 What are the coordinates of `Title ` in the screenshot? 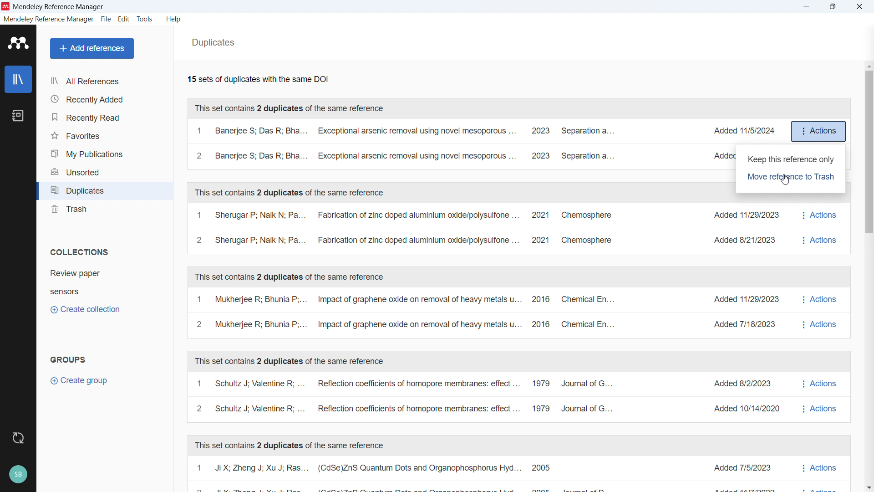 It's located at (60, 7).